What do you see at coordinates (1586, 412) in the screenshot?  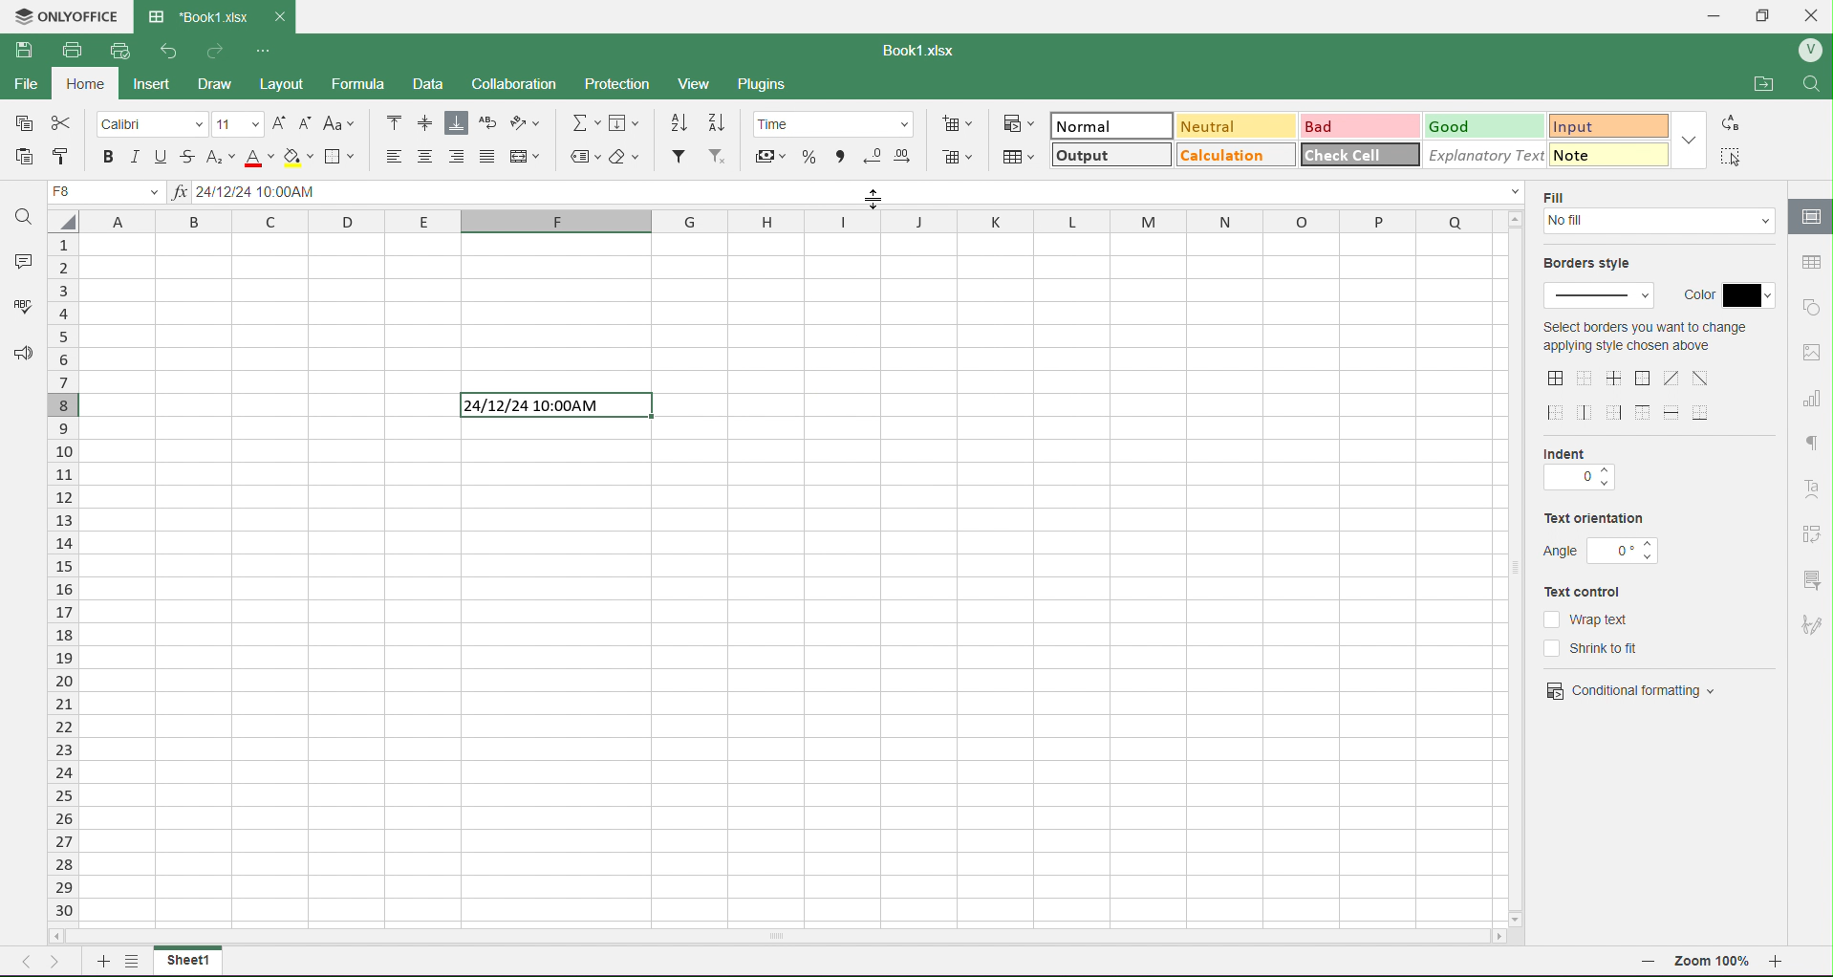 I see `vertical border` at bounding box center [1586, 412].